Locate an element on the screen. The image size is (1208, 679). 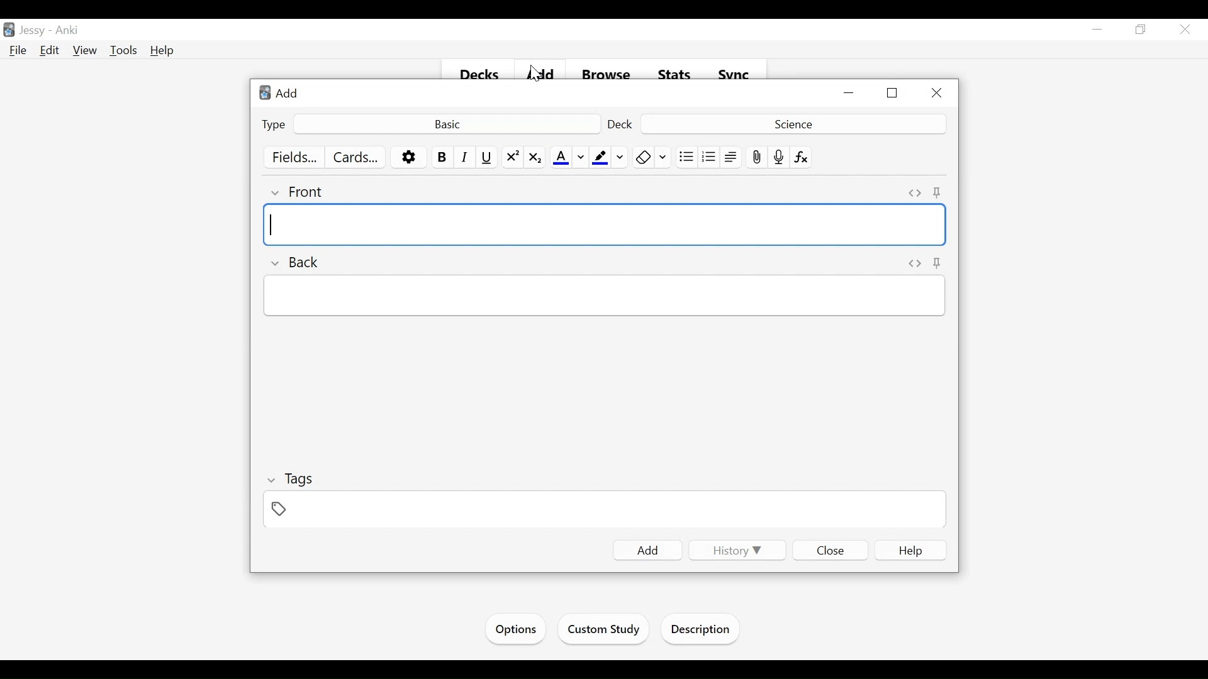
Unordered list is located at coordinates (686, 157).